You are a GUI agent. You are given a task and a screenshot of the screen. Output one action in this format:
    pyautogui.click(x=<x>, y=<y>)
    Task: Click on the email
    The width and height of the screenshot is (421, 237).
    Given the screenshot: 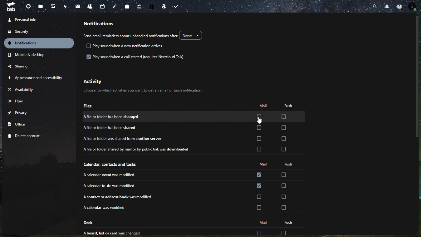 What is the action you would take?
    pyautogui.click(x=77, y=6)
    